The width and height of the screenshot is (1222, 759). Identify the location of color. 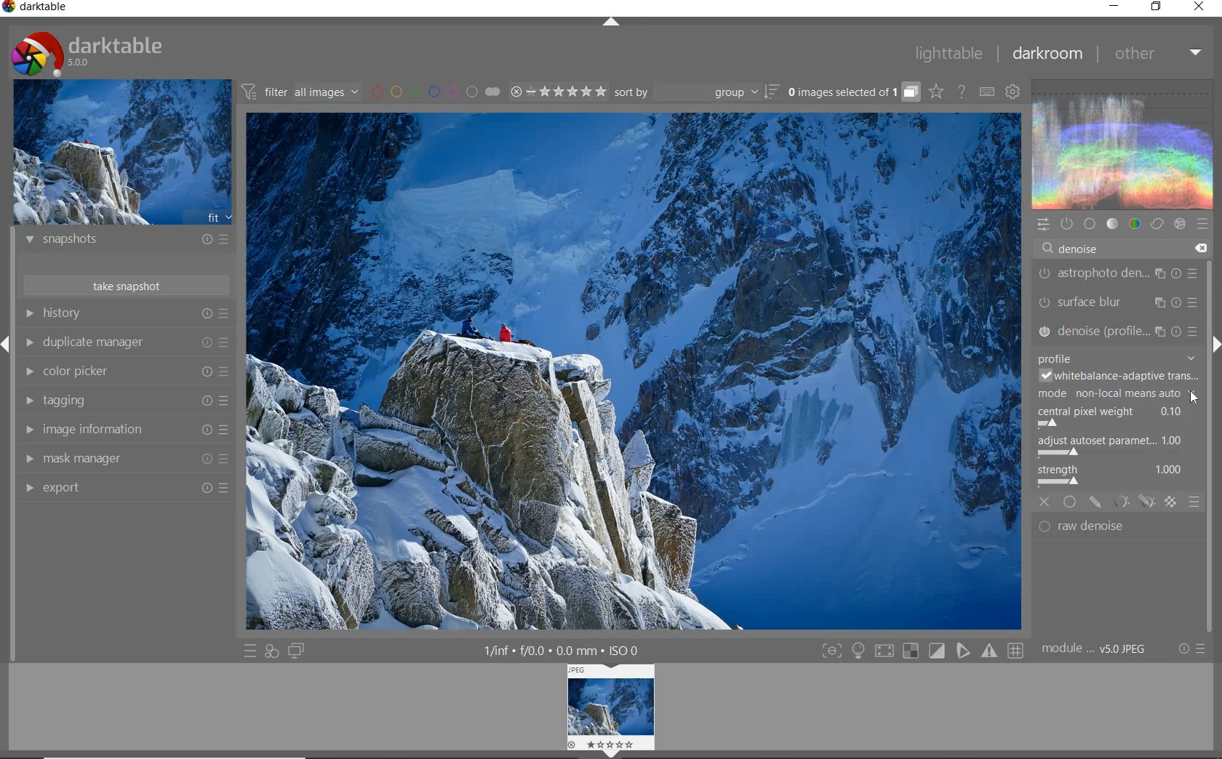
(1135, 223).